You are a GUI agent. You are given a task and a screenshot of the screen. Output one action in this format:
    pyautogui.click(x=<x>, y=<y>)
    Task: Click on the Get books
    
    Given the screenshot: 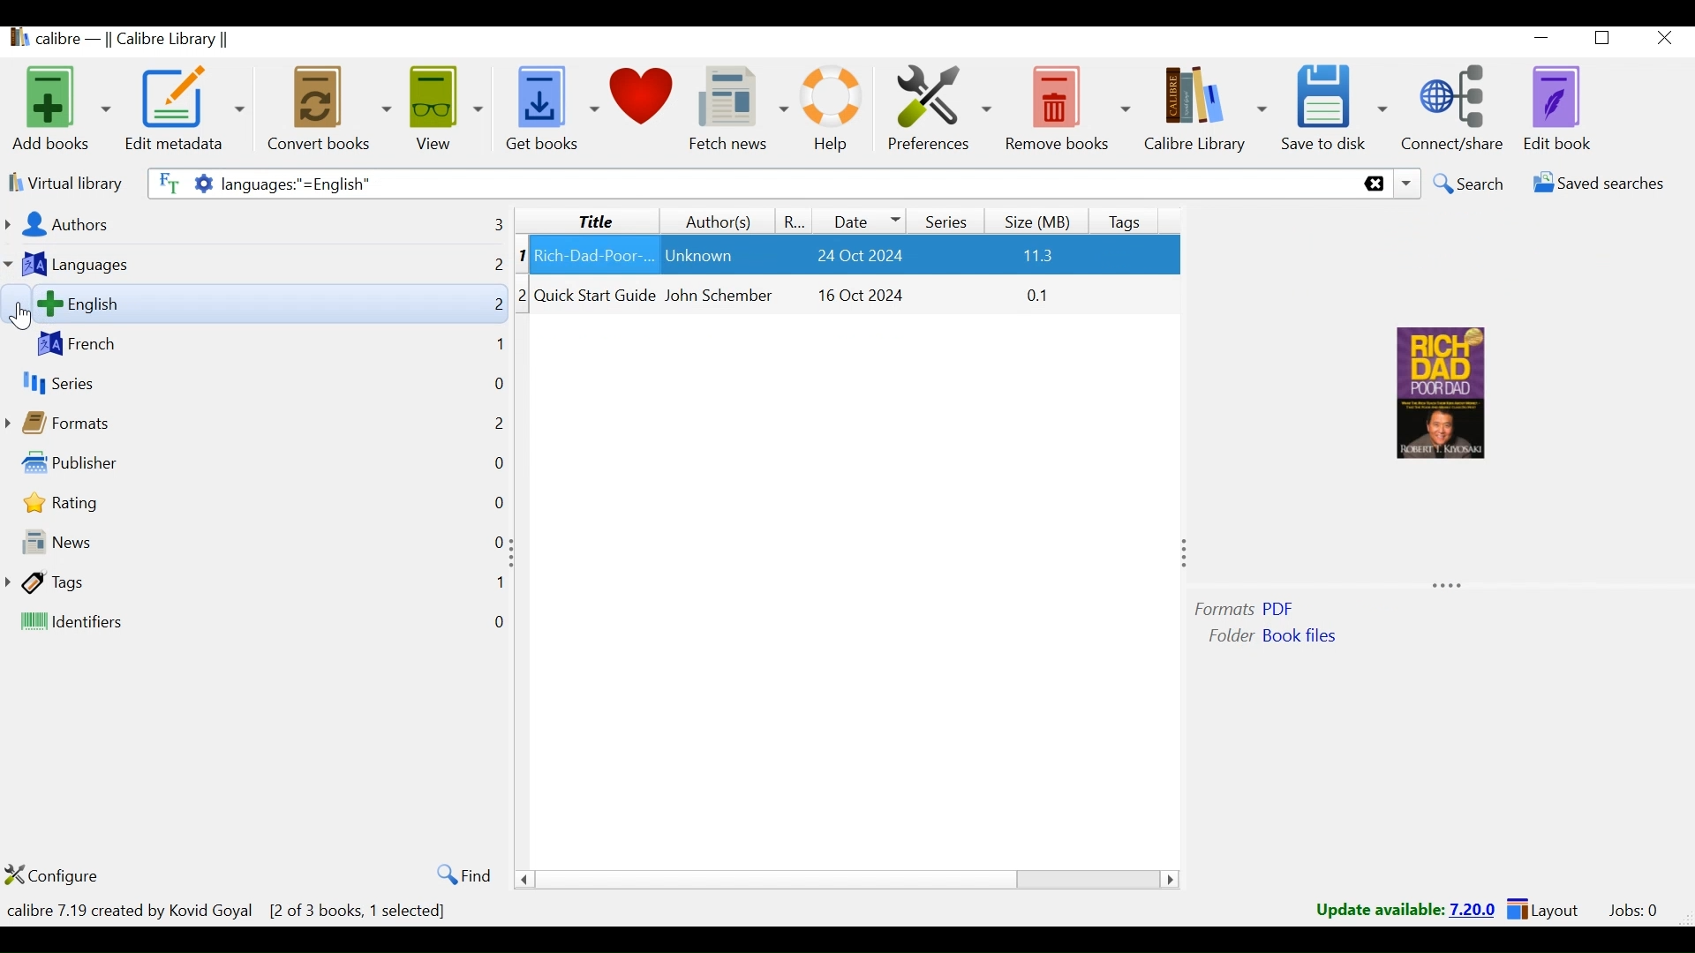 What is the action you would take?
    pyautogui.click(x=549, y=109)
    